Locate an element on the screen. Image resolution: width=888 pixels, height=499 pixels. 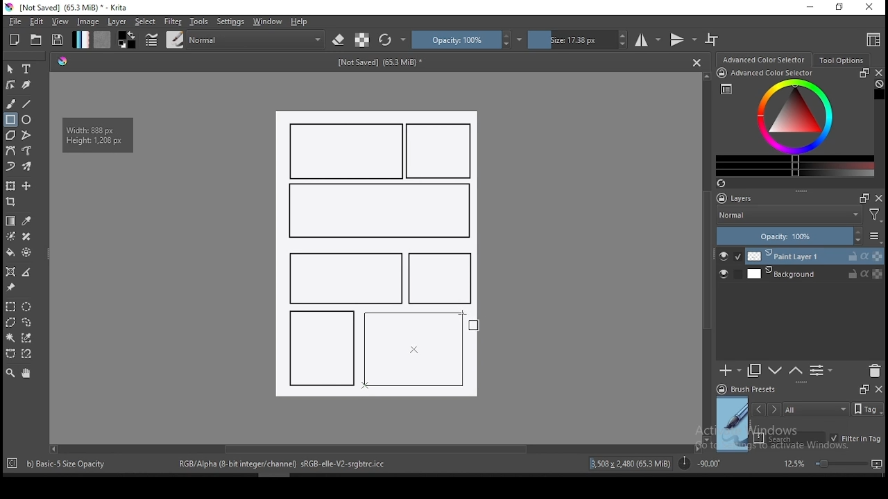
rectangular selection tool is located at coordinates (10, 306).